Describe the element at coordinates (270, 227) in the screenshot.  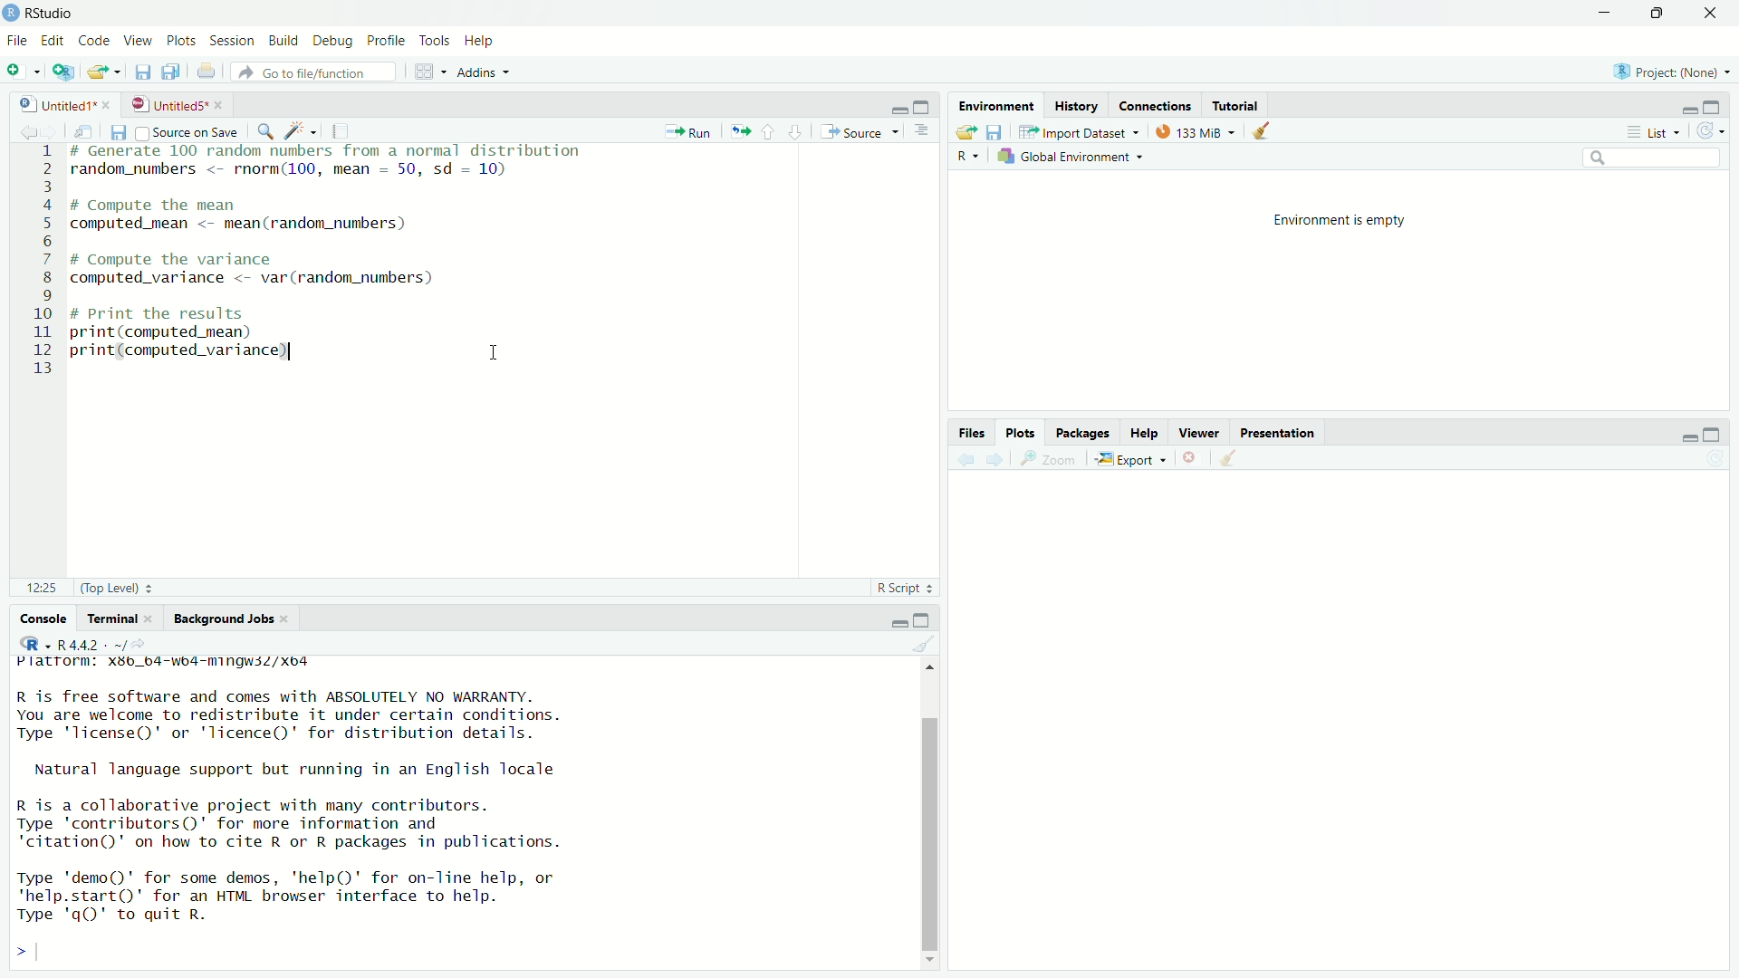
I see `computed_mean <- mean(random_numbers)` at that location.